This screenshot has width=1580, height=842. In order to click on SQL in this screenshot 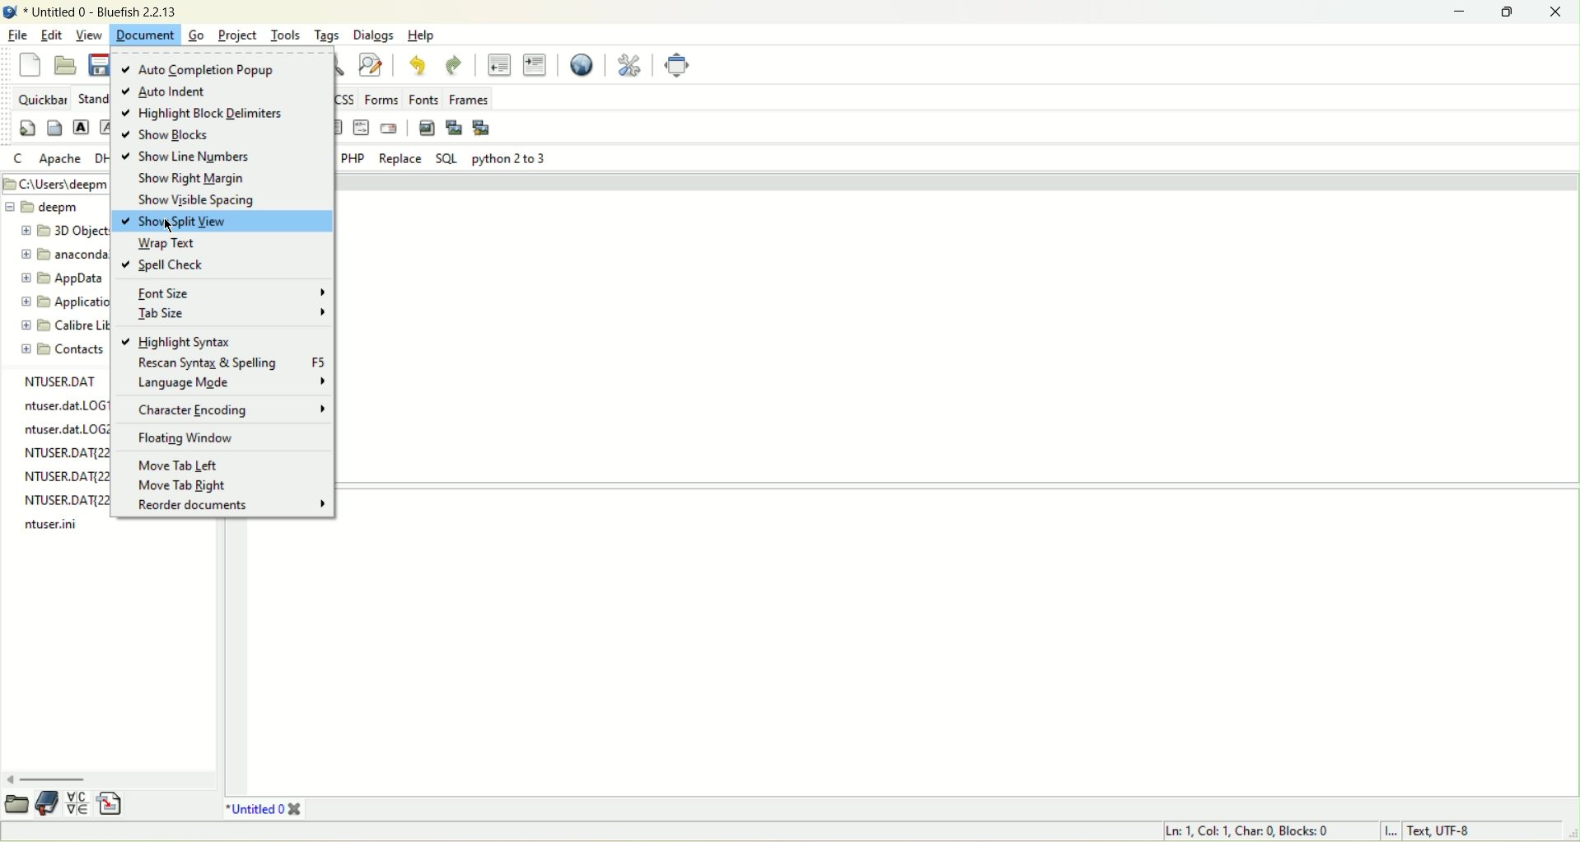, I will do `click(449, 159)`.